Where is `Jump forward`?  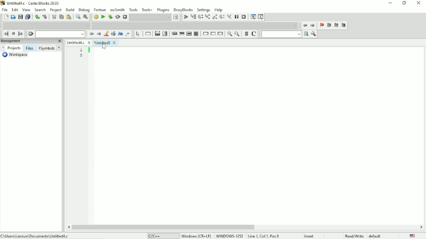 Jump forward is located at coordinates (21, 34).